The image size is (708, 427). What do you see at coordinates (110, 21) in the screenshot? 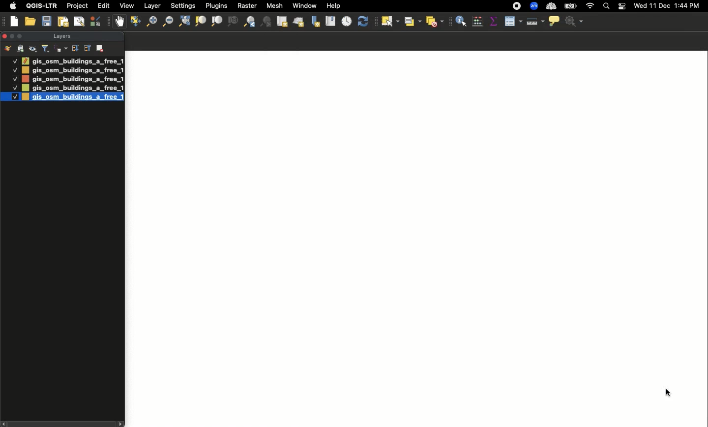
I see `` at bounding box center [110, 21].